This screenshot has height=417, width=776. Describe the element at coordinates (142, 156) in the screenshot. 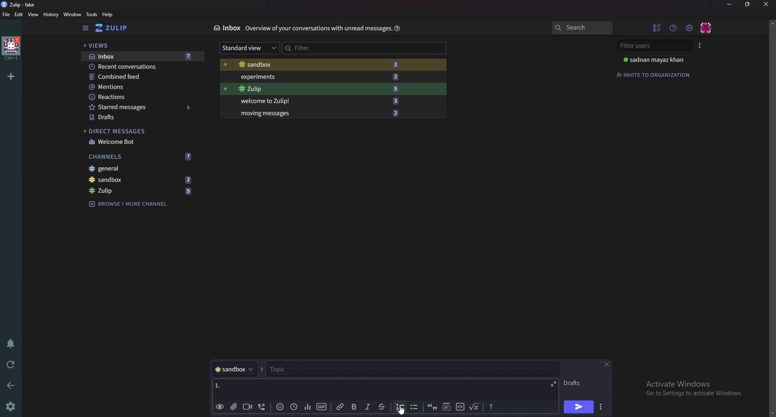

I see `Channels` at that location.